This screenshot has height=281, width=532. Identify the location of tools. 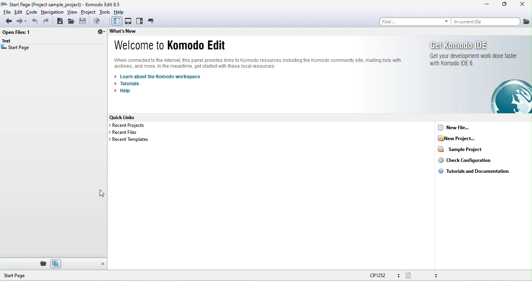
(105, 12).